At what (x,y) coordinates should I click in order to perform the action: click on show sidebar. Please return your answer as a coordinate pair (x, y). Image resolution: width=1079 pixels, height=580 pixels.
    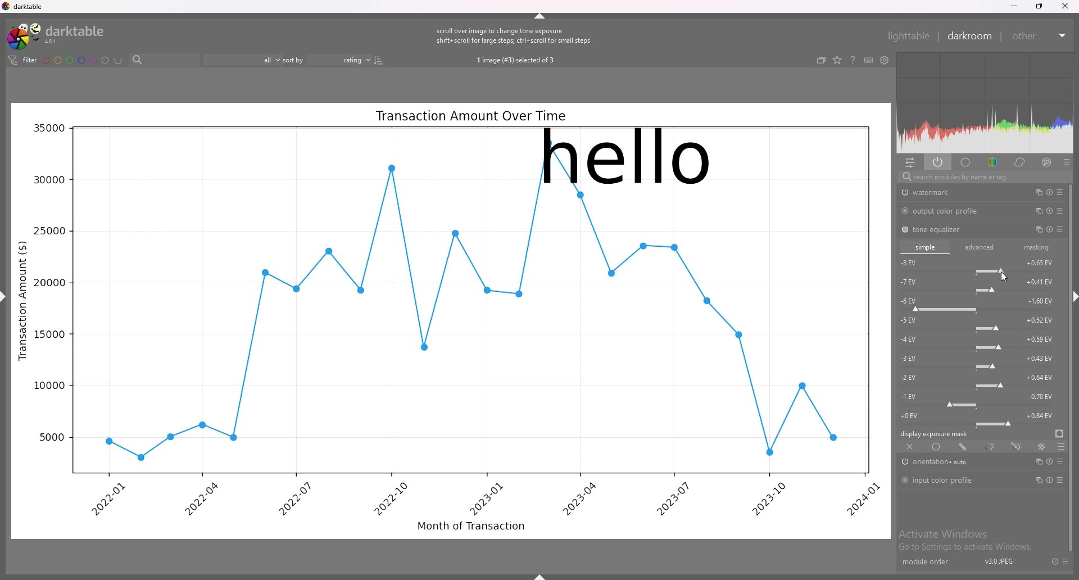
    Looking at the image, I should click on (541, 576).